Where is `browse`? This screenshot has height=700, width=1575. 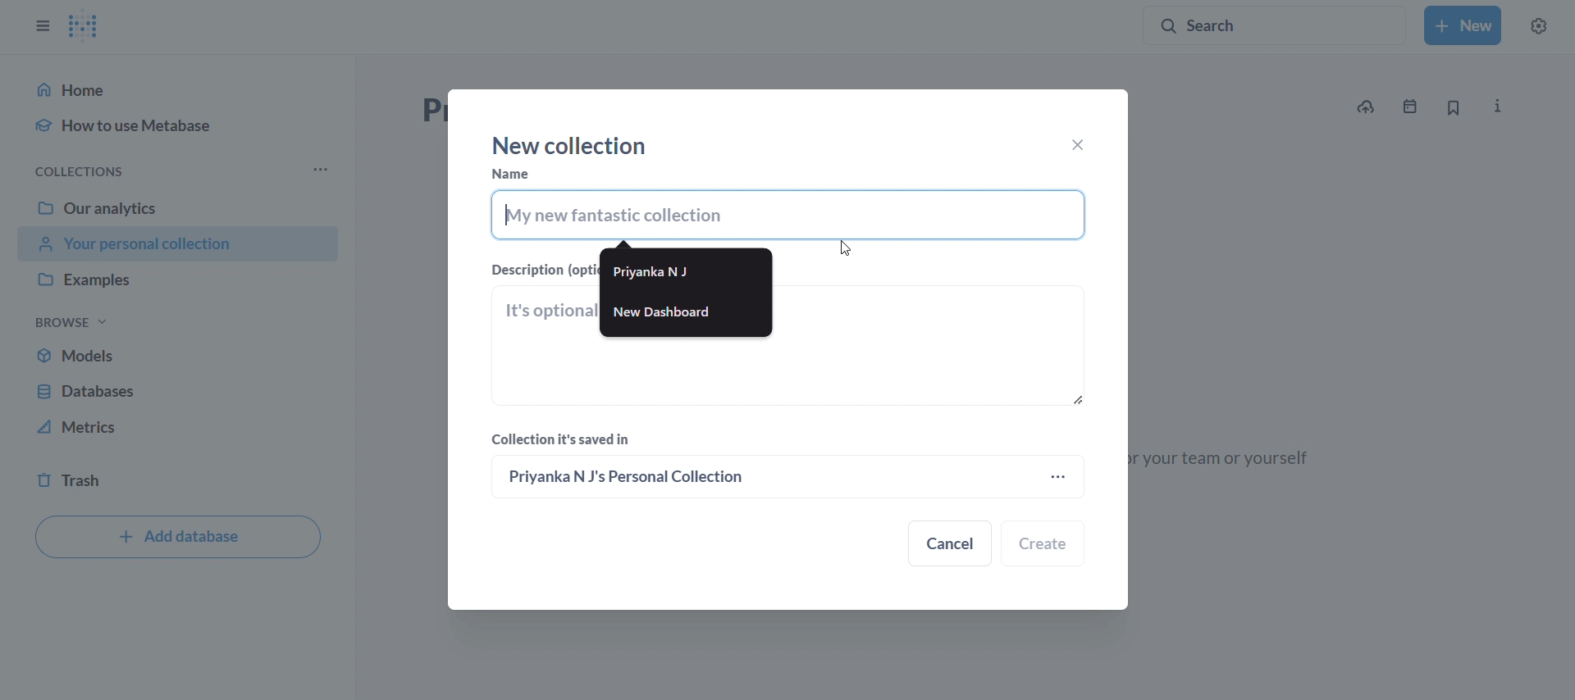 browse is located at coordinates (71, 320).